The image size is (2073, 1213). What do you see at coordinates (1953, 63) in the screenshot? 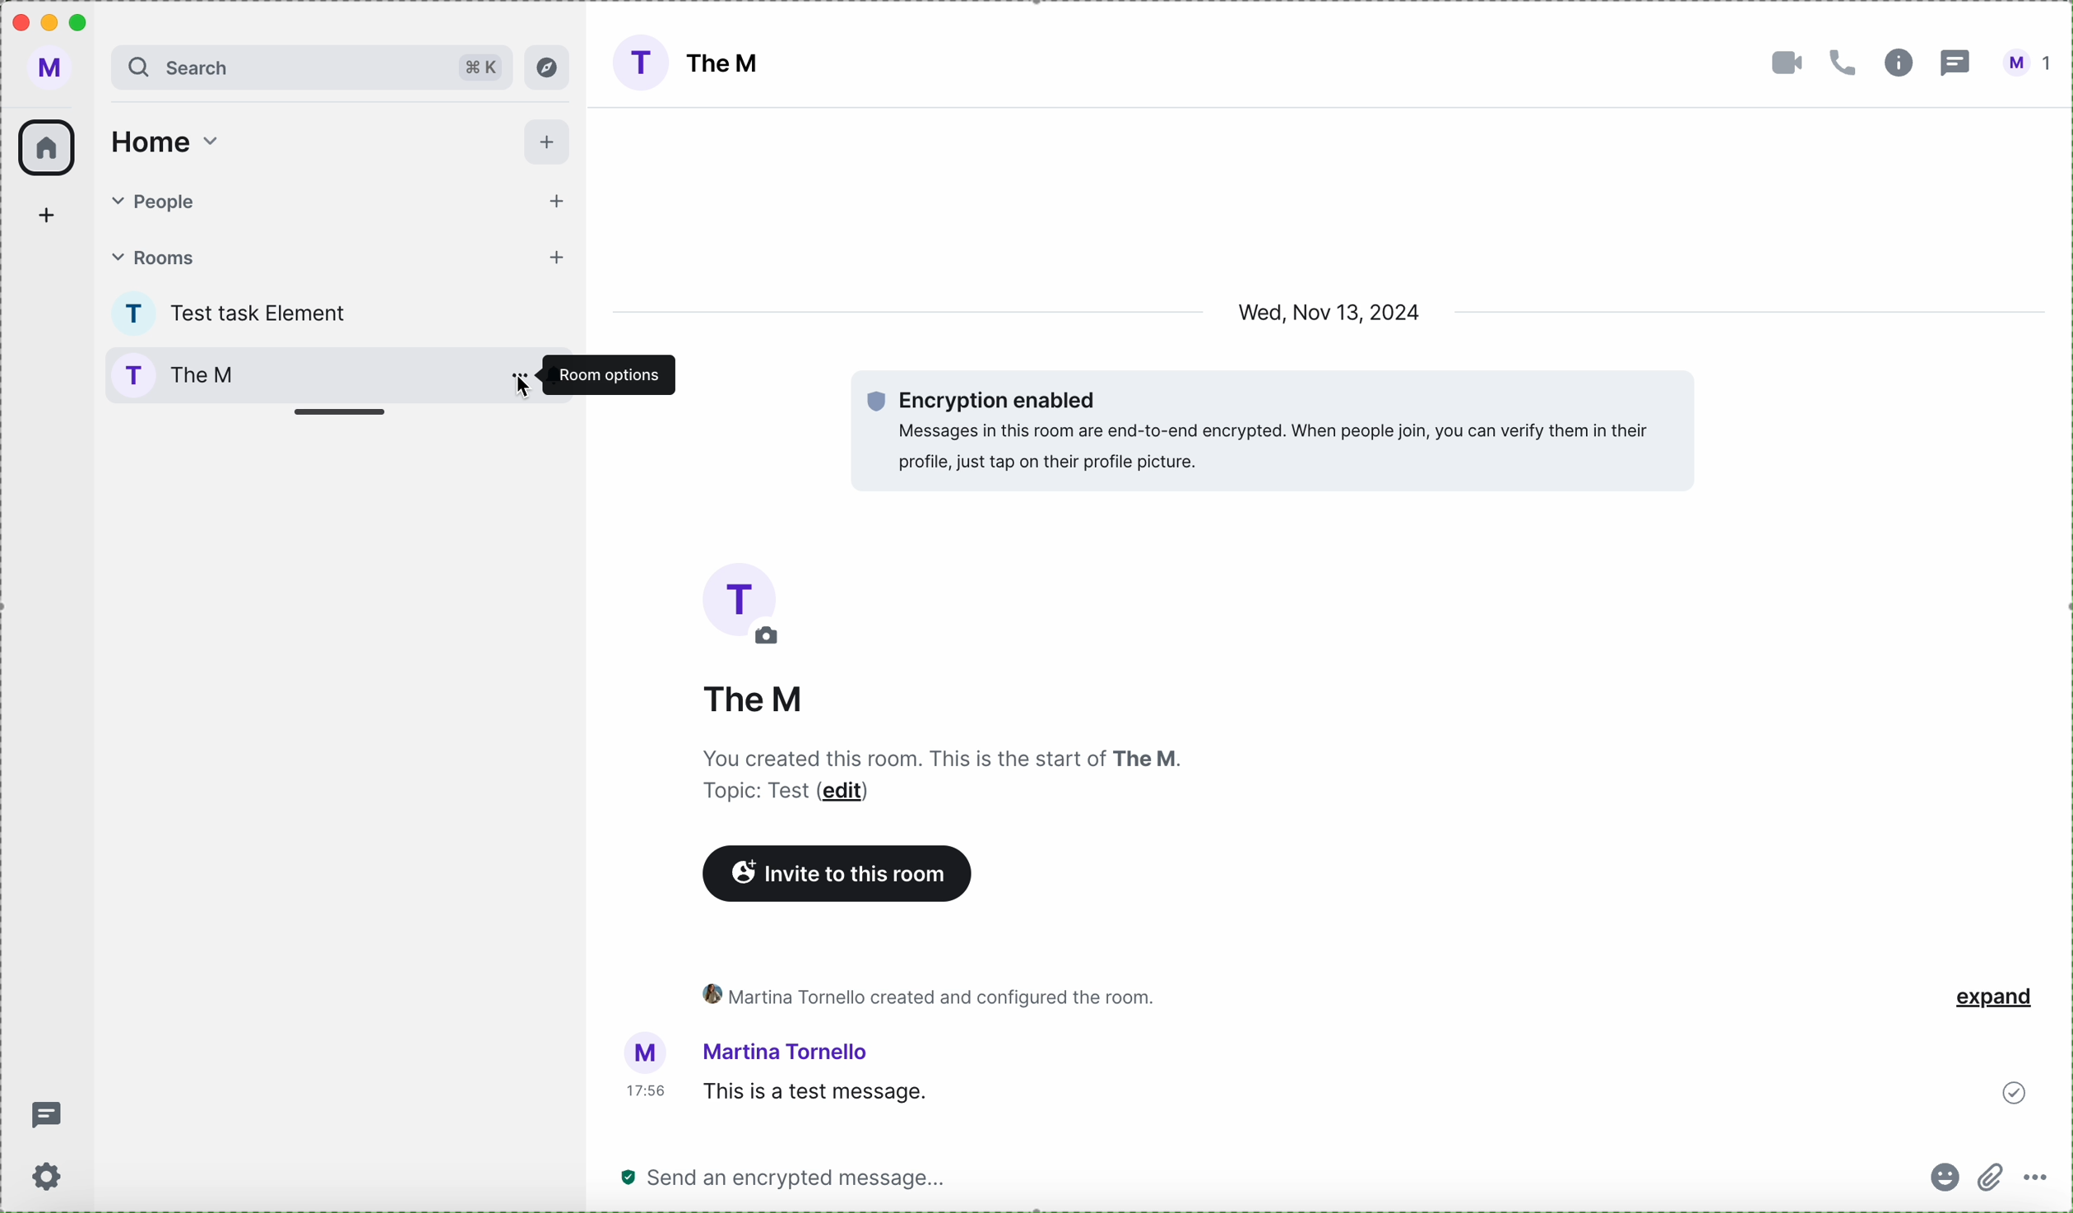
I see `threads` at bounding box center [1953, 63].